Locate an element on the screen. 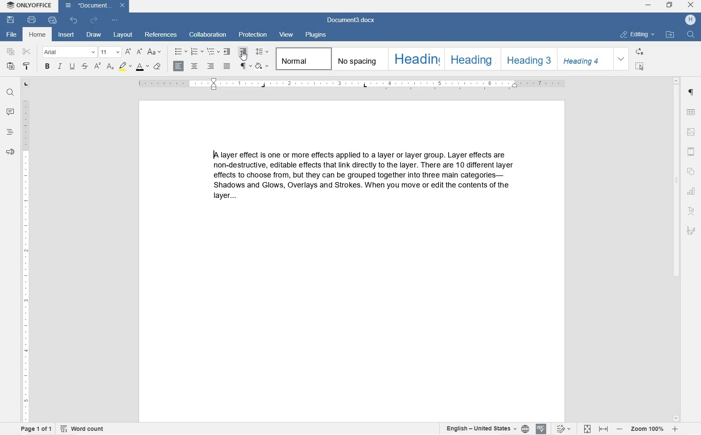 Image resolution: width=701 pixels, height=435 pixels. HOME is located at coordinates (36, 35).